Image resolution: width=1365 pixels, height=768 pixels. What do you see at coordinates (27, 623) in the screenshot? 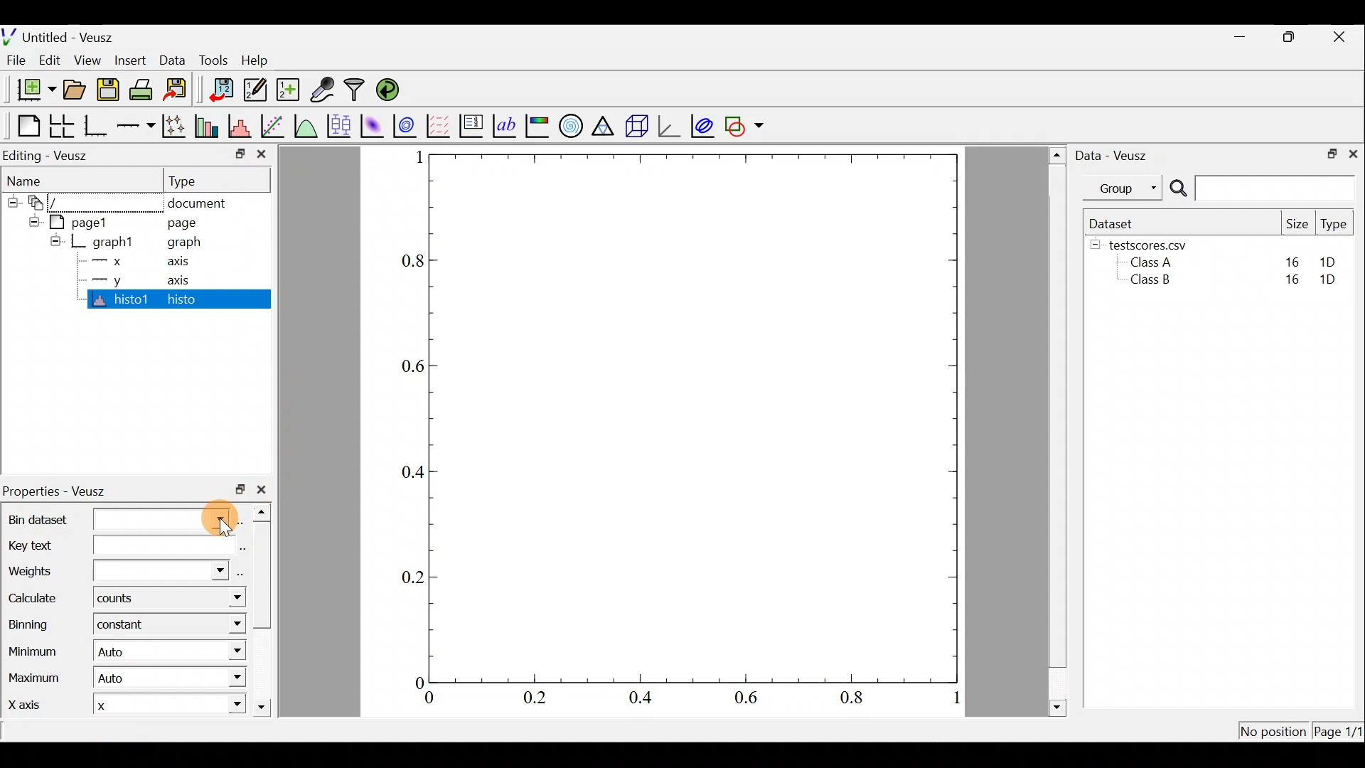
I see `Binning` at bounding box center [27, 623].